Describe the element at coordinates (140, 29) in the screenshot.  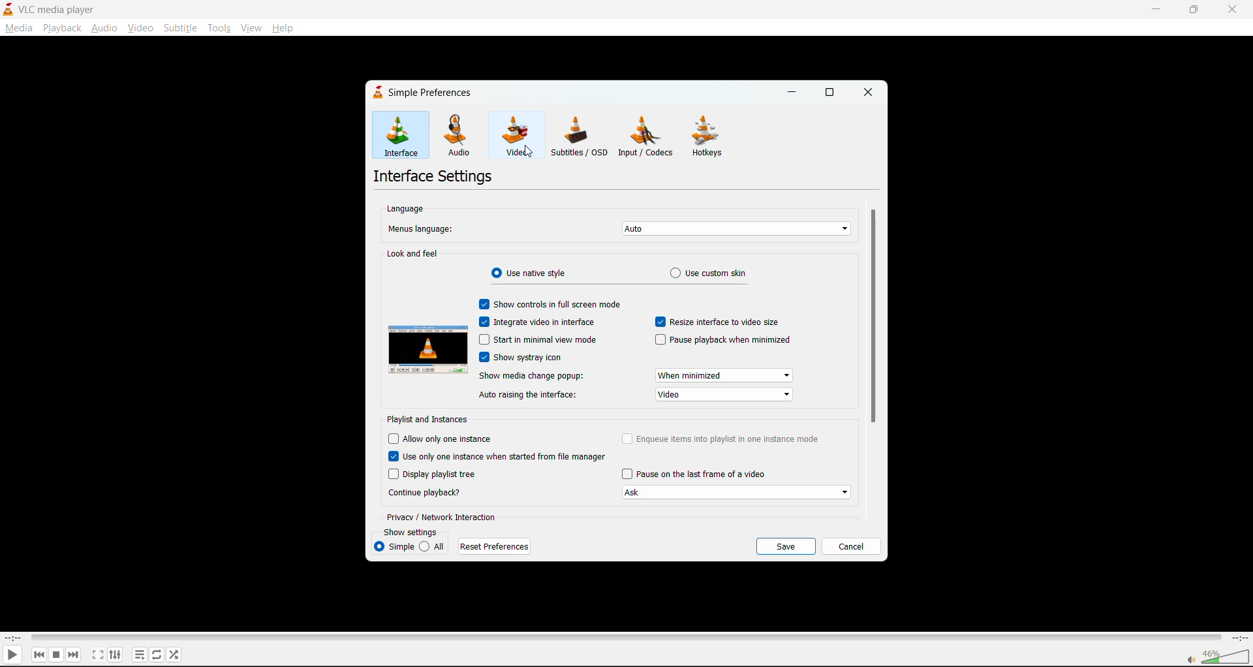
I see `video` at that location.